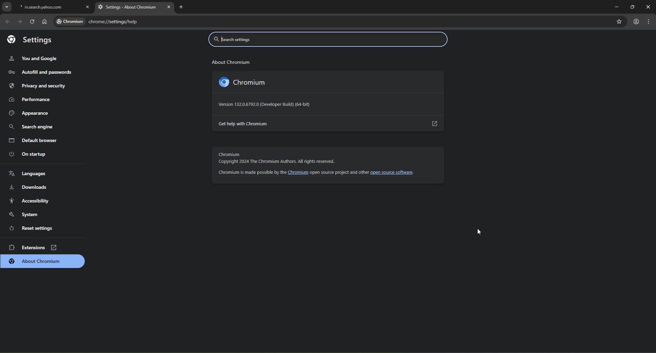  I want to click on Downloads, so click(36, 187).